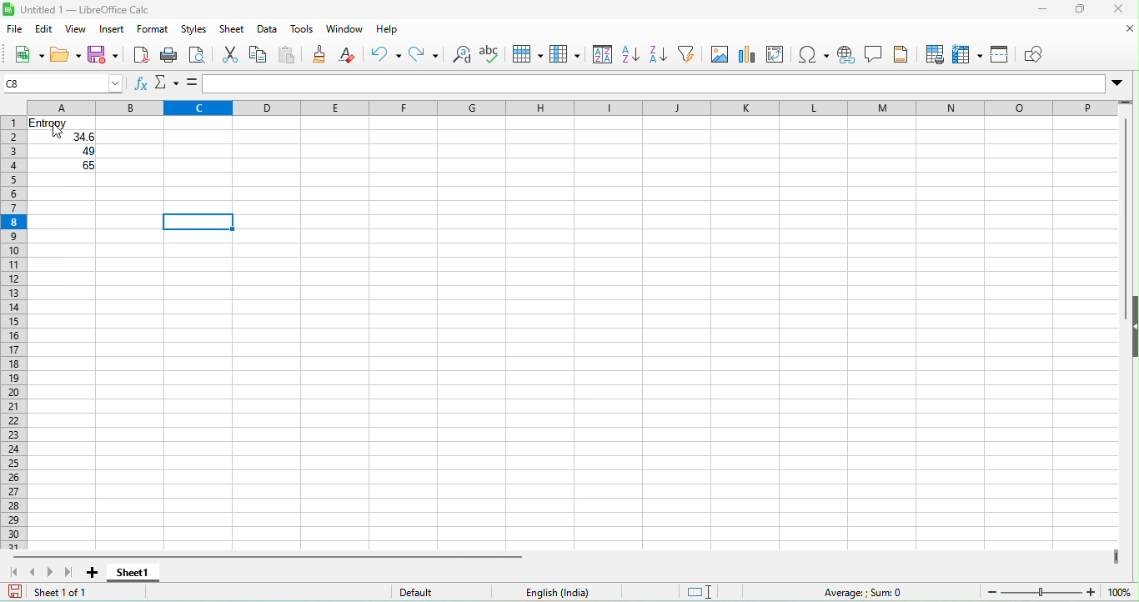 The width and height of the screenshot is (1139, 602). What do you see at coordinates (169, 85) in the screenshot?
I see `select function` at bounding box center [169, 85].